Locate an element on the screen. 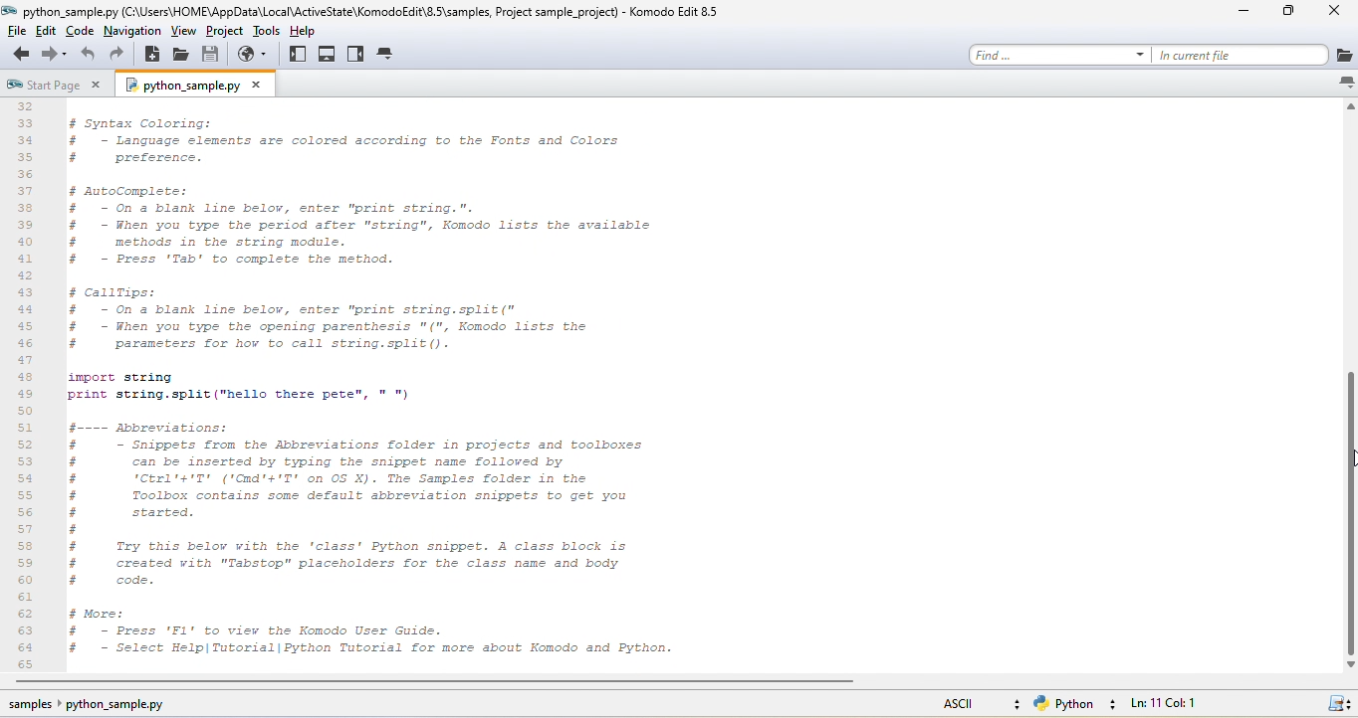 This screenshot has height=718, width=1358. project is located at coordinates (224, 34).